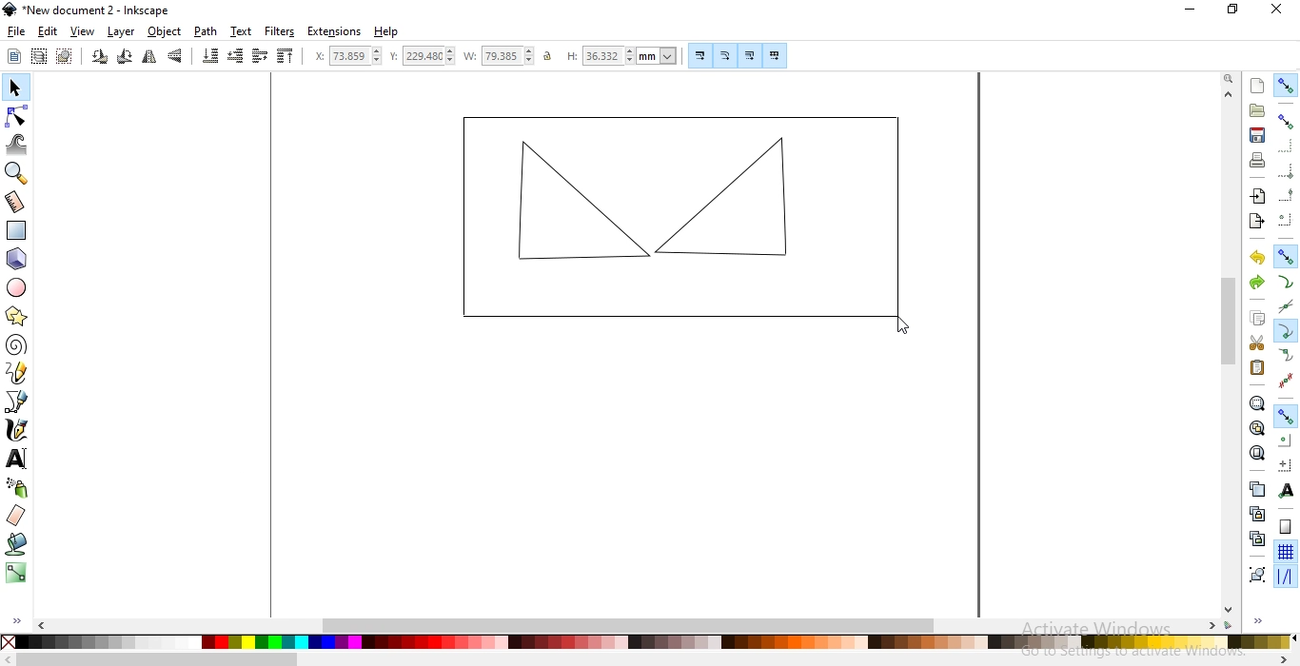 This screenshot has width=1300, height=666. I want to click on select and transform objects, so click(14, 88).